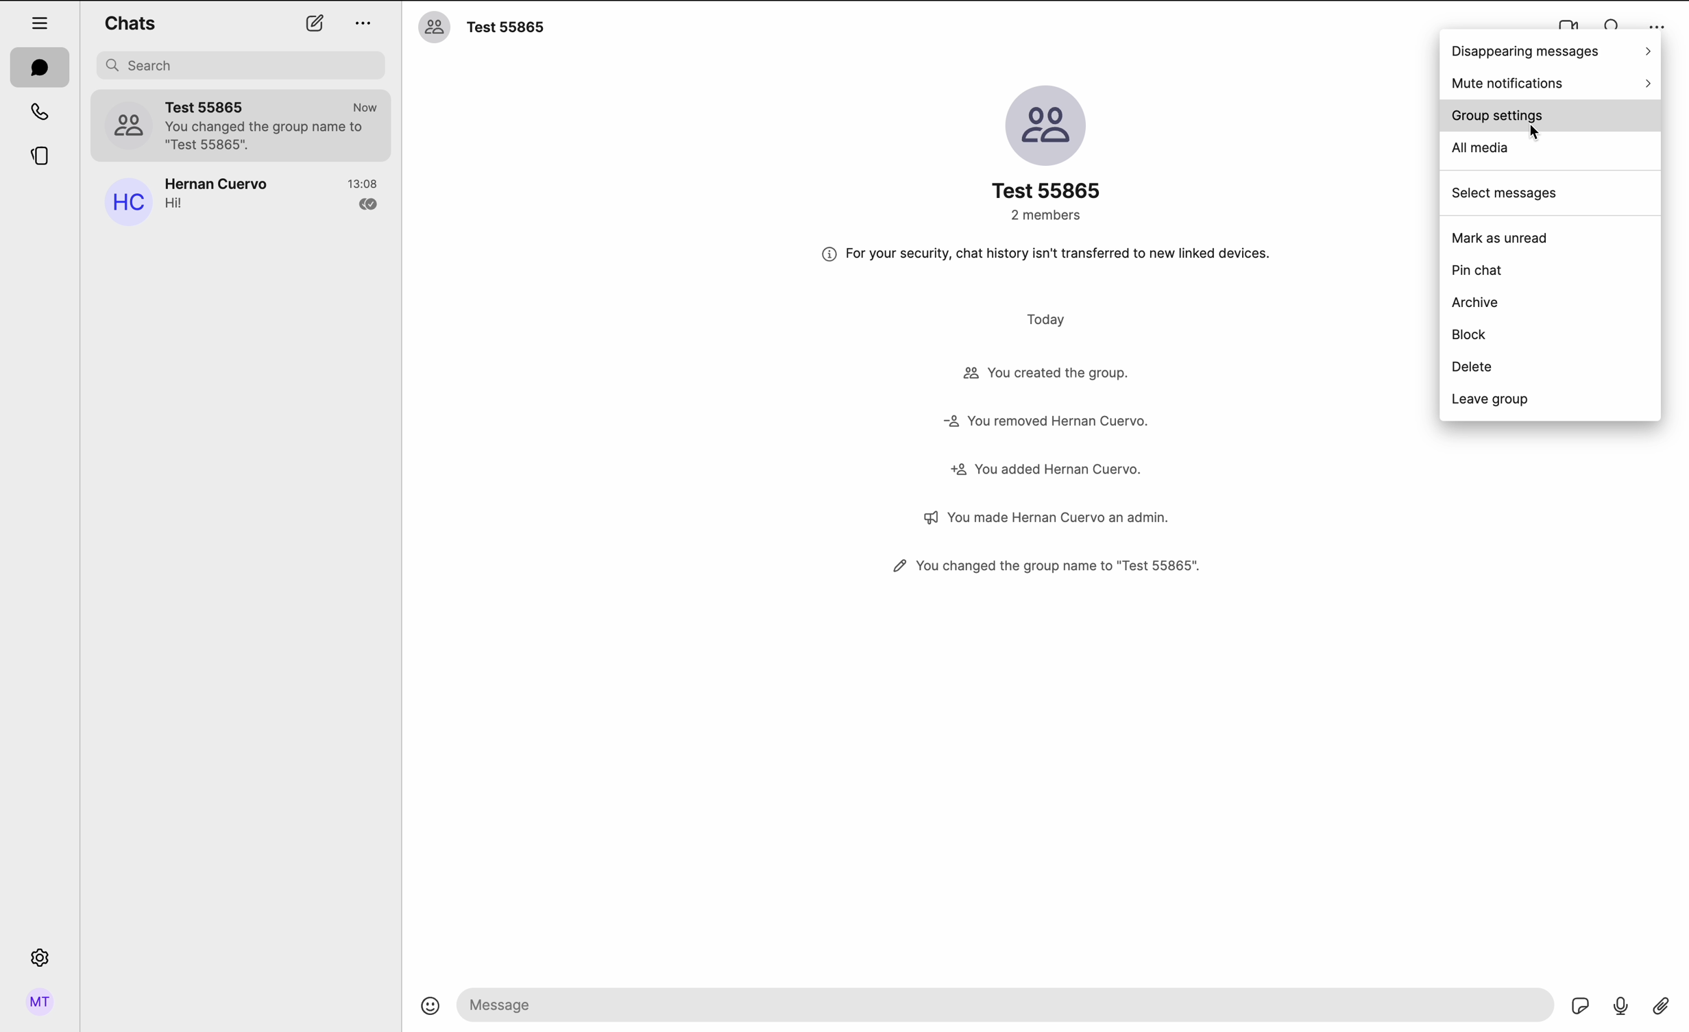  I want to click on mark as unread, so click(1500, 237).